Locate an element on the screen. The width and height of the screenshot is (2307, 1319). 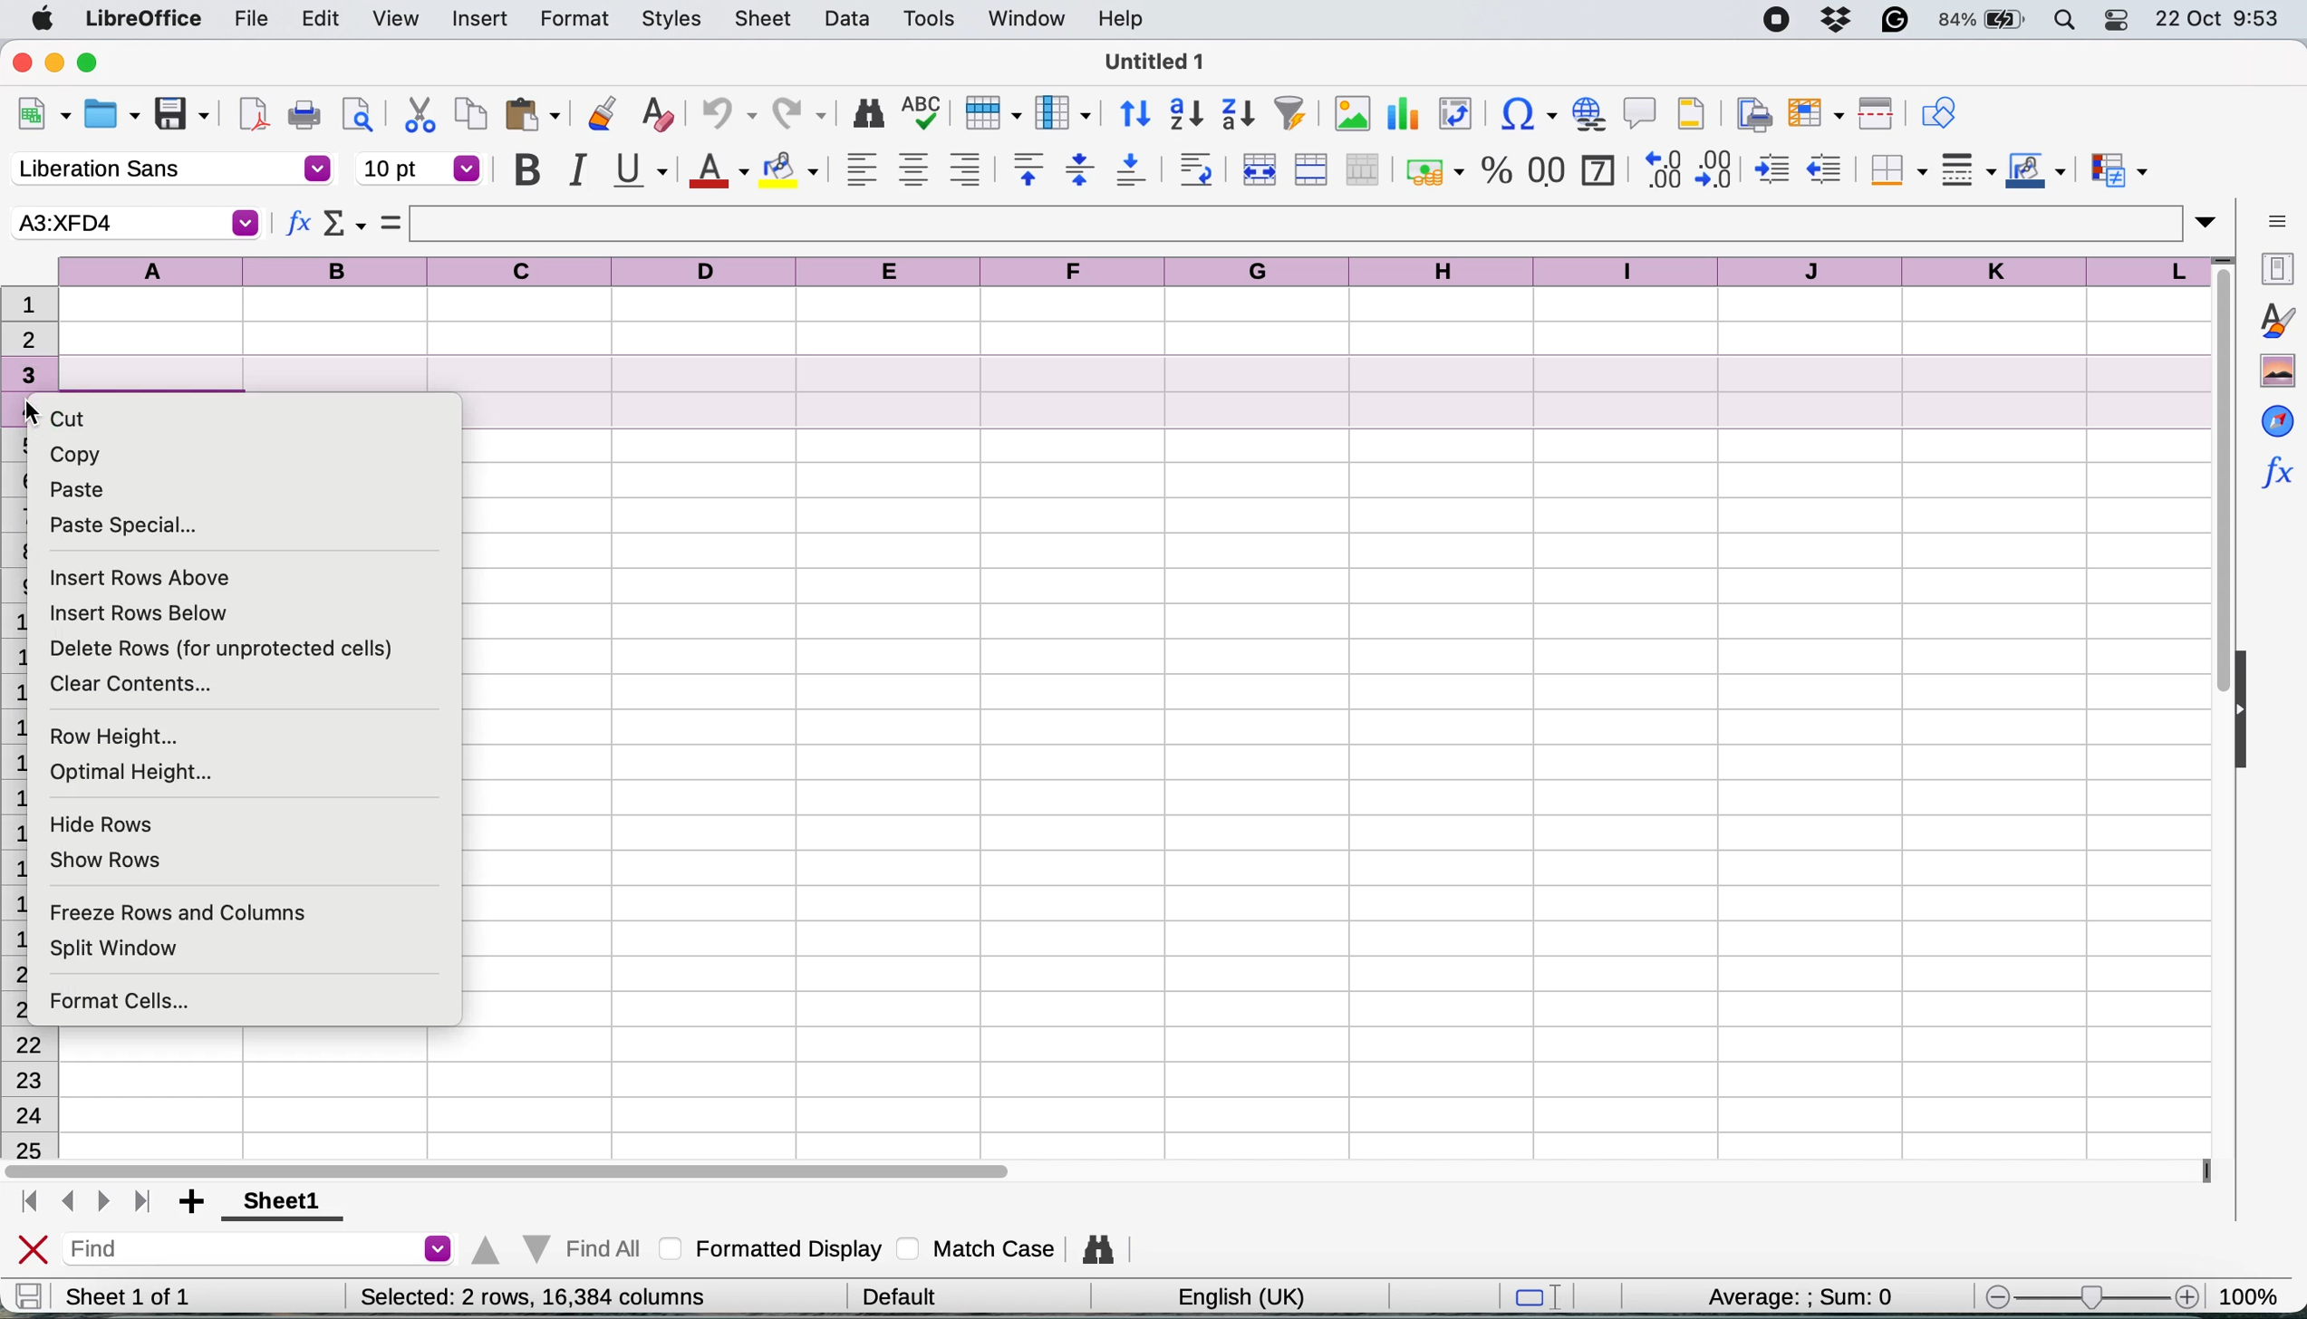
paste is located at coordinates (78, 490).